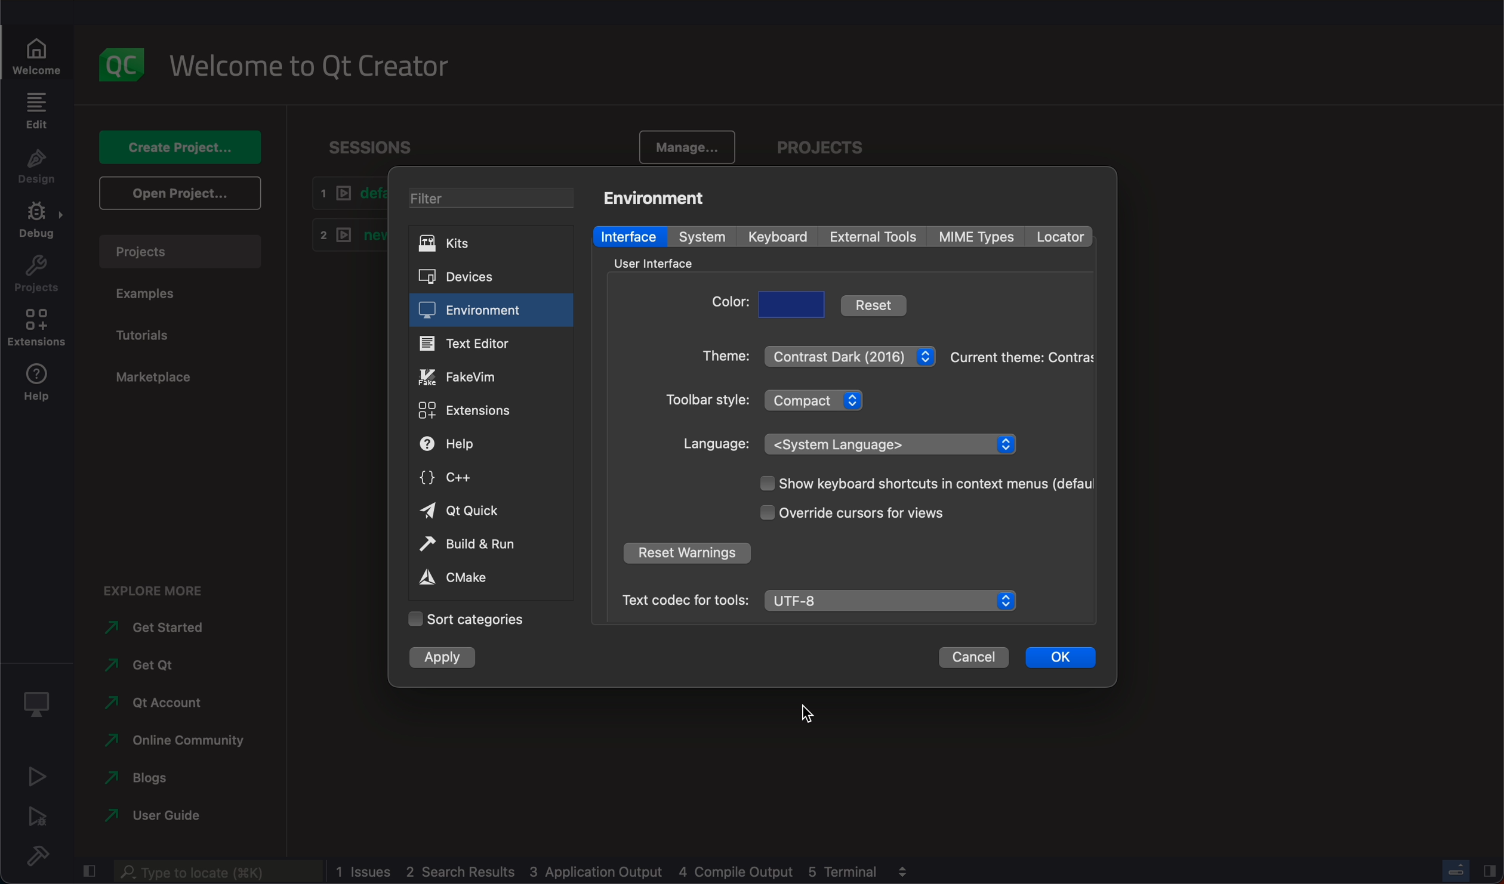 This screenshot has width=1504, height=884. What do you see at coordinates (827, 142) in the screenshot?
I see `projects` at bounding box center [827, 142].